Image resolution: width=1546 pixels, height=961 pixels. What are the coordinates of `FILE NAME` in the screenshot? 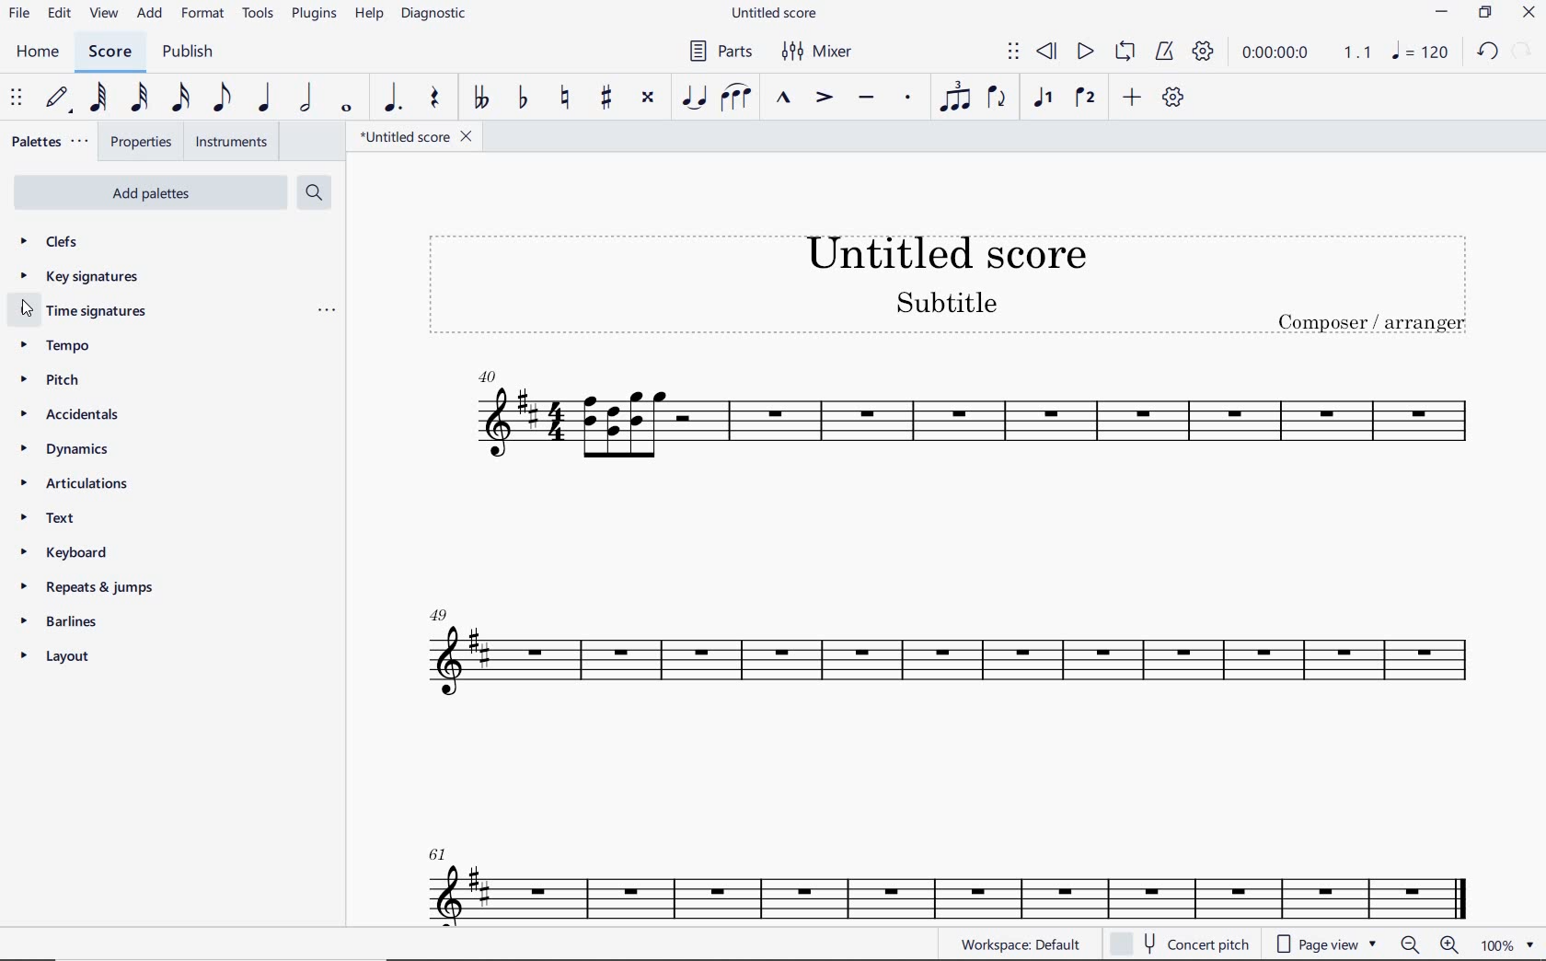 It's located at (776, 16).